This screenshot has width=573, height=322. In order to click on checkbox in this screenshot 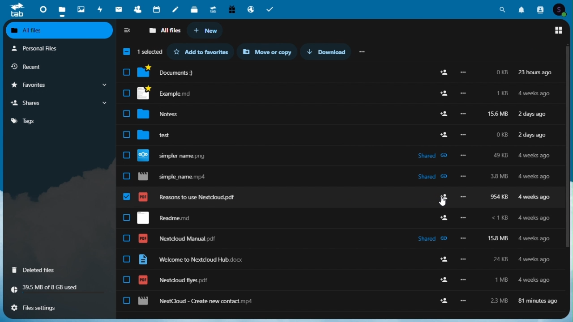, I will do `click(127, 218)`.